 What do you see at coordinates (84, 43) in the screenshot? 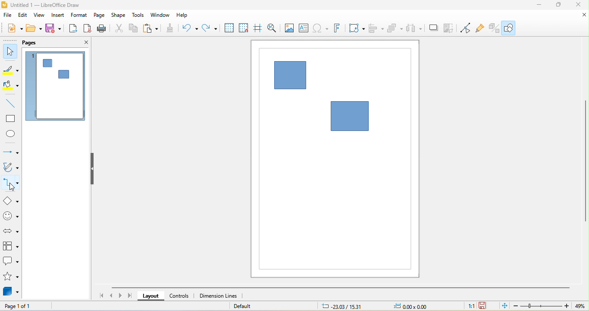
I see `close` at bounding box center [84, 43].